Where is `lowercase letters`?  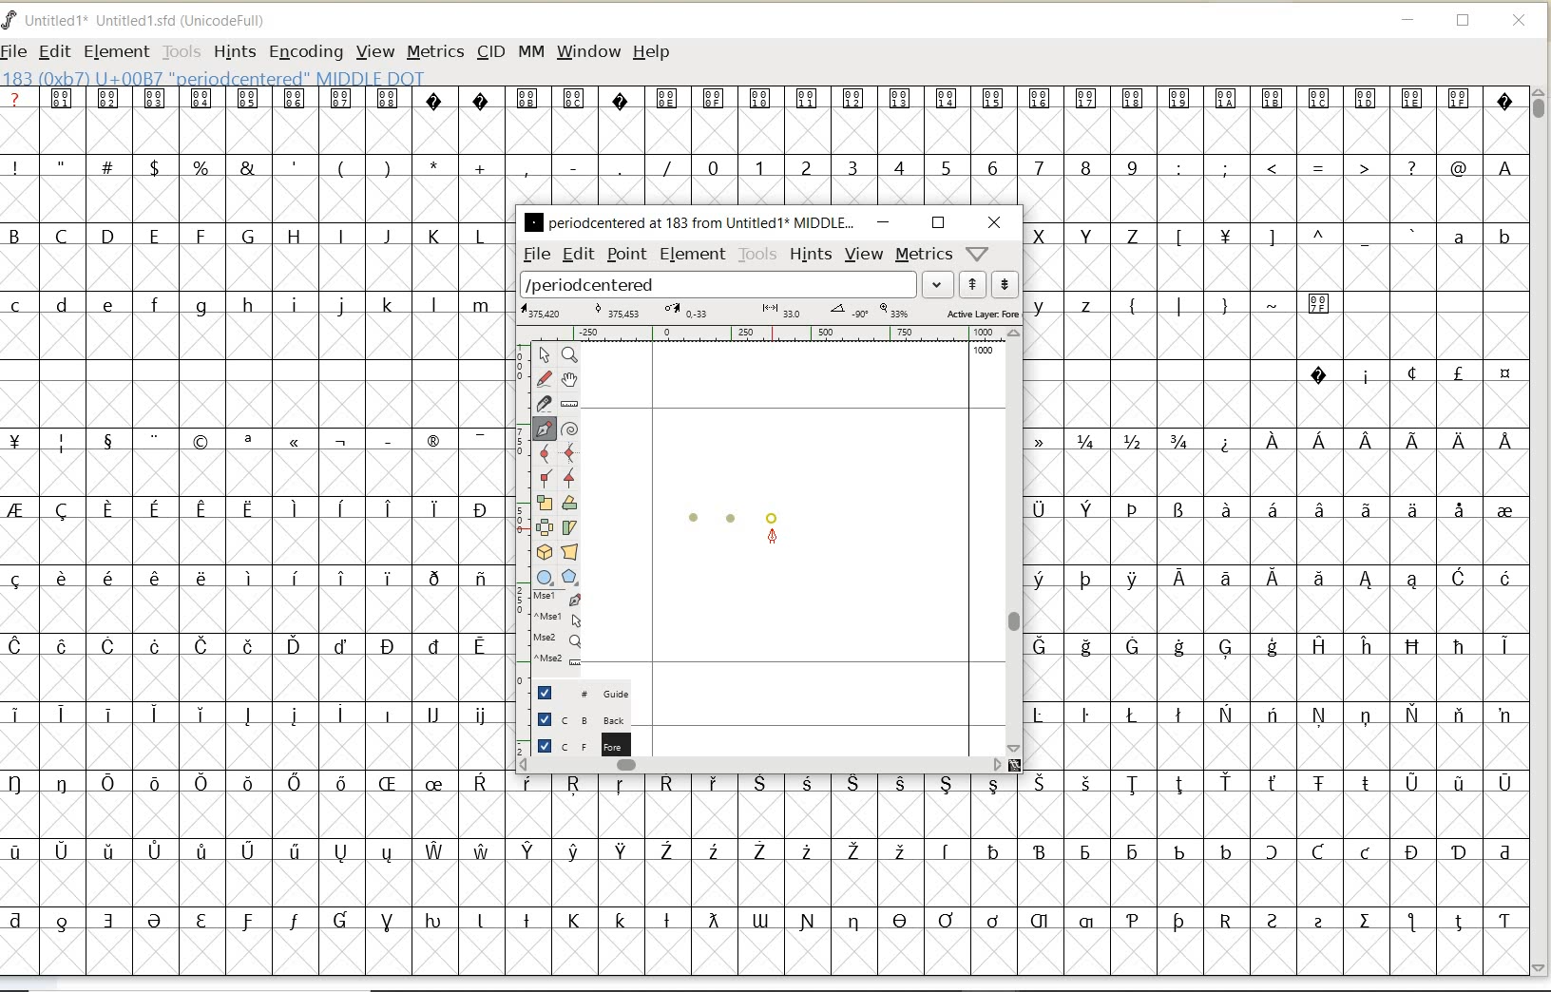
lowercase letters is located at coordinates (1074, 304).